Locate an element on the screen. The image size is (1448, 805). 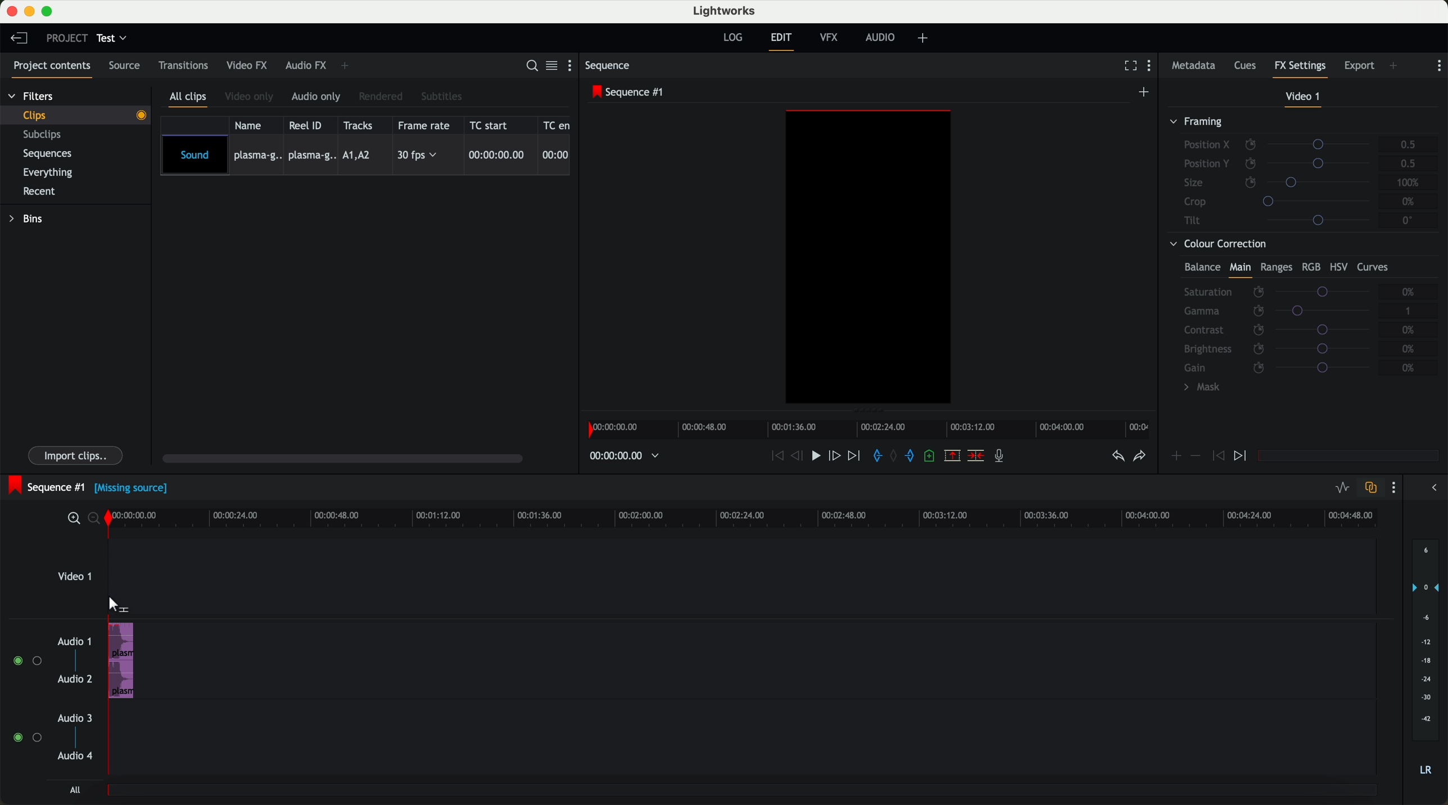
toggle auto track sync is located at coordinates (1370, 488).